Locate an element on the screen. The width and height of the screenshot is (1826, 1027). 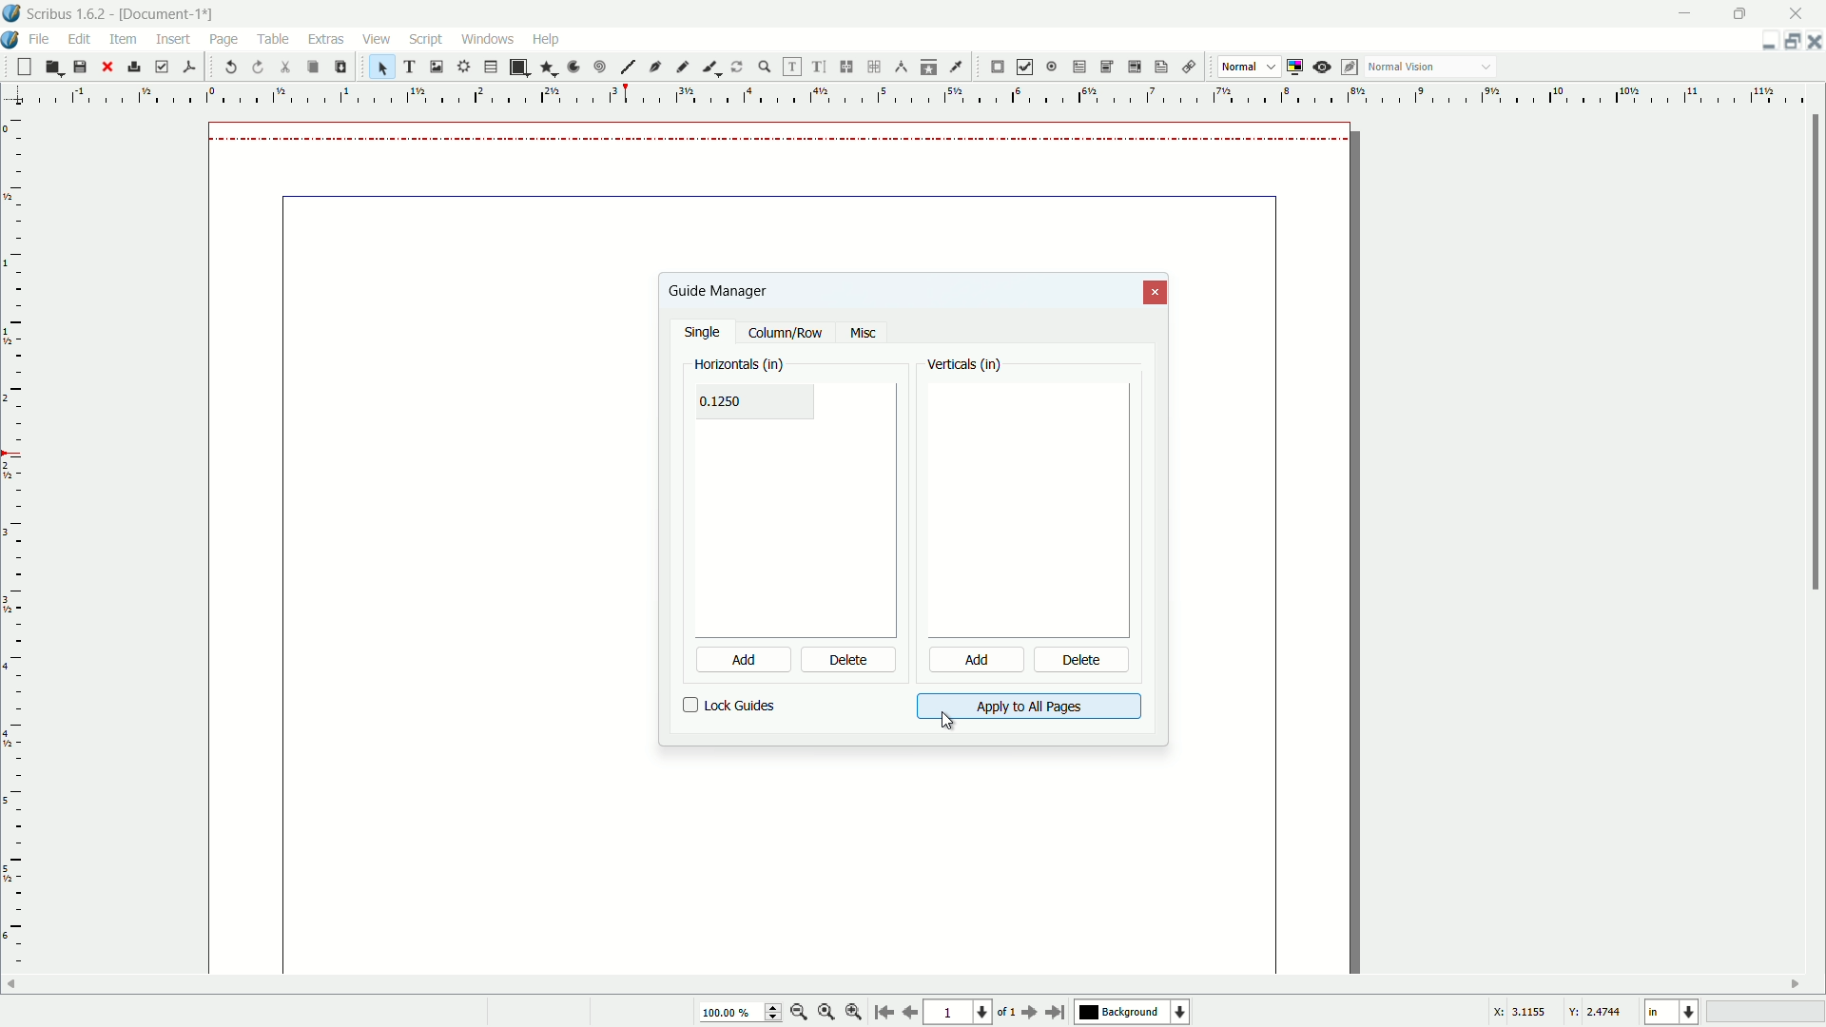
add is located at coordinates (974, 661).